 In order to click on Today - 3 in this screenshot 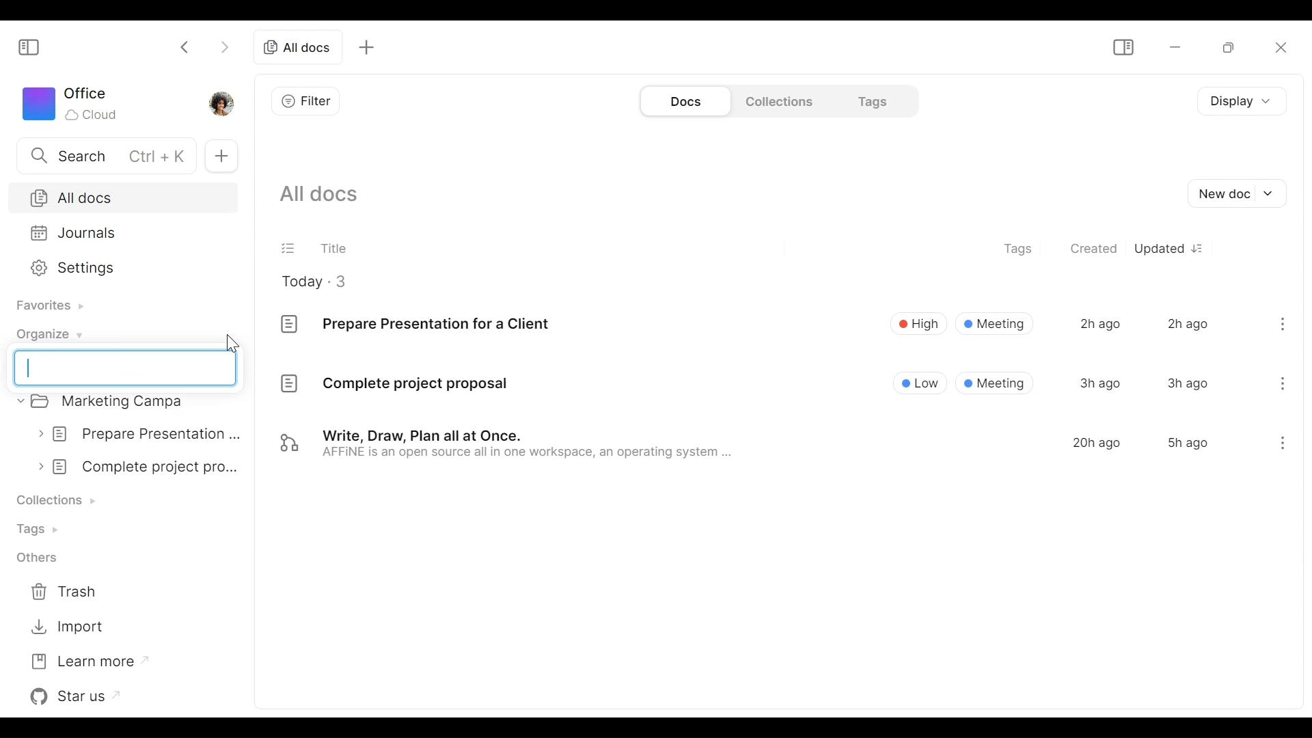, I will do `click(325, 281)`.